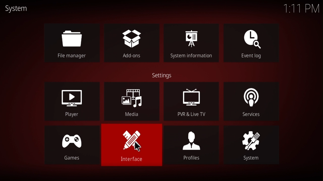 The width and height of the screenshot is (323, 181). I want to click on profiles, so click(194, 148).